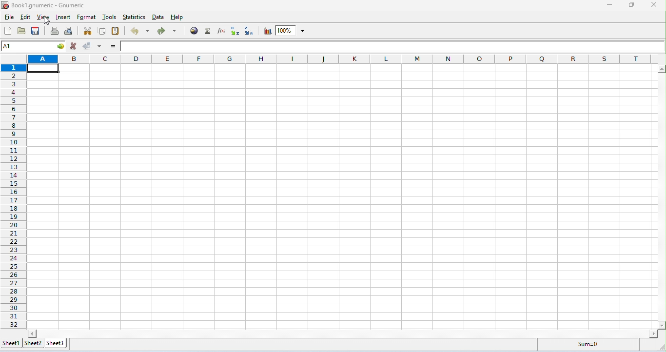  Describe the element at coordinates (168, 31) in the screenshot. I see `redo` at that location.